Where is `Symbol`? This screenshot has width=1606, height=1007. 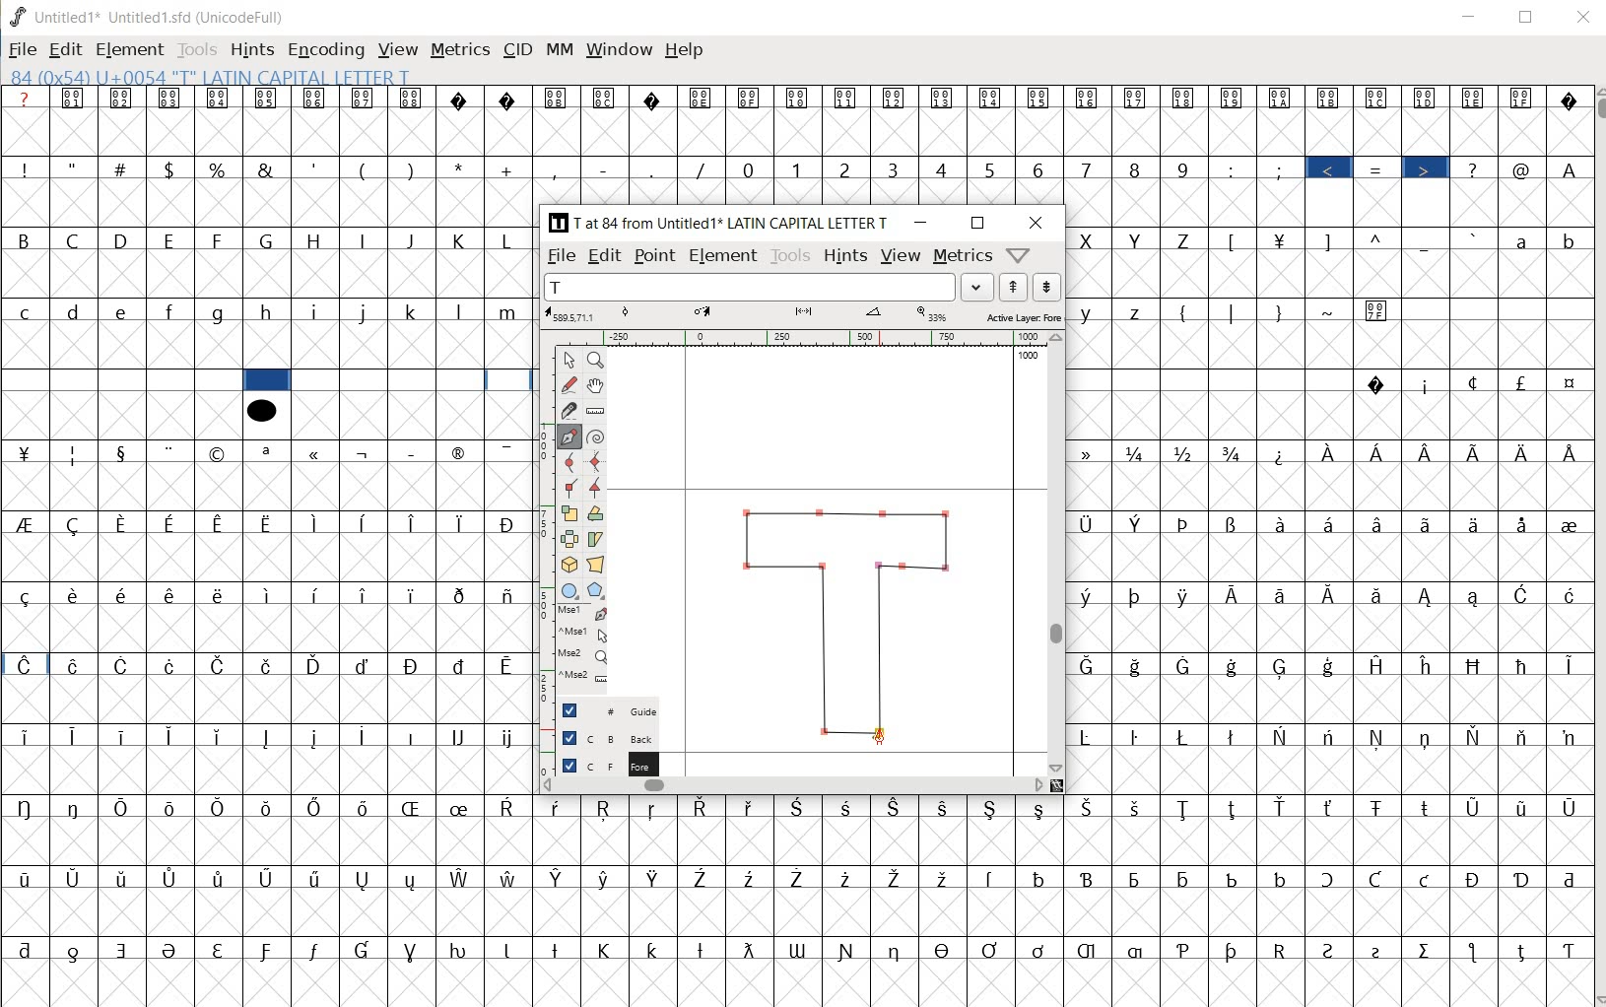 Symbol is located at coordinates (1429, 453).